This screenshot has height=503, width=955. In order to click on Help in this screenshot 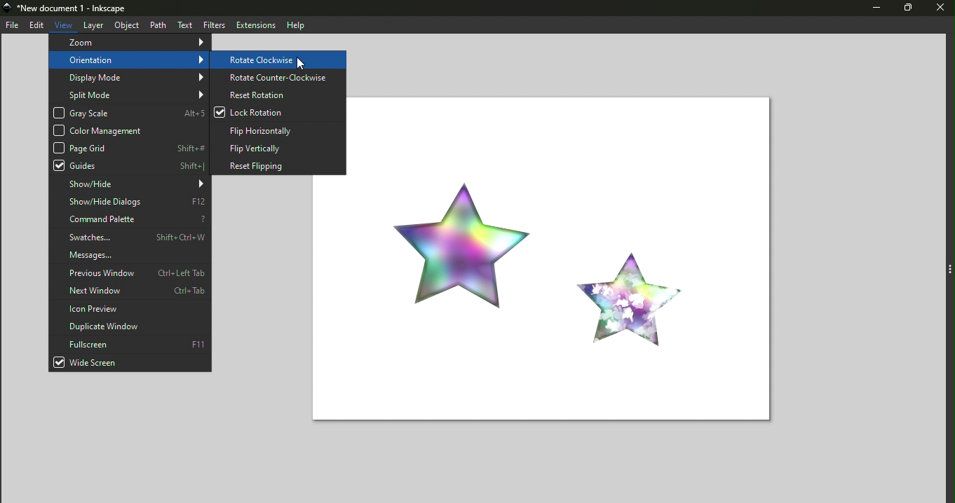, I will do `click(297, 25)`.